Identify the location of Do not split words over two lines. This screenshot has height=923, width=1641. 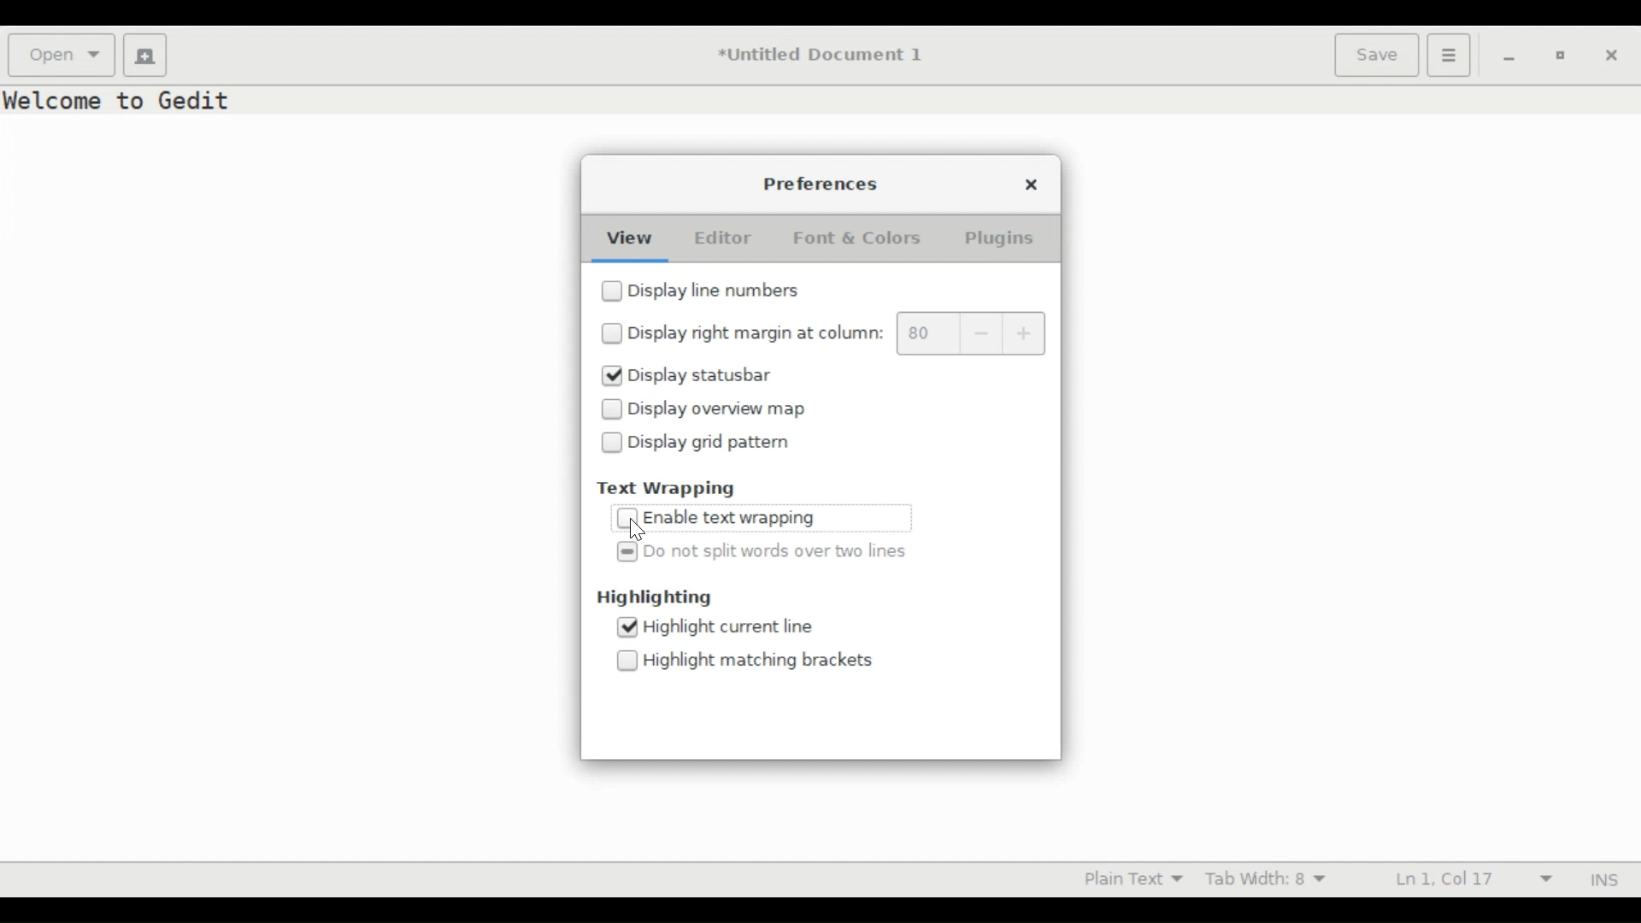
(776, 552).